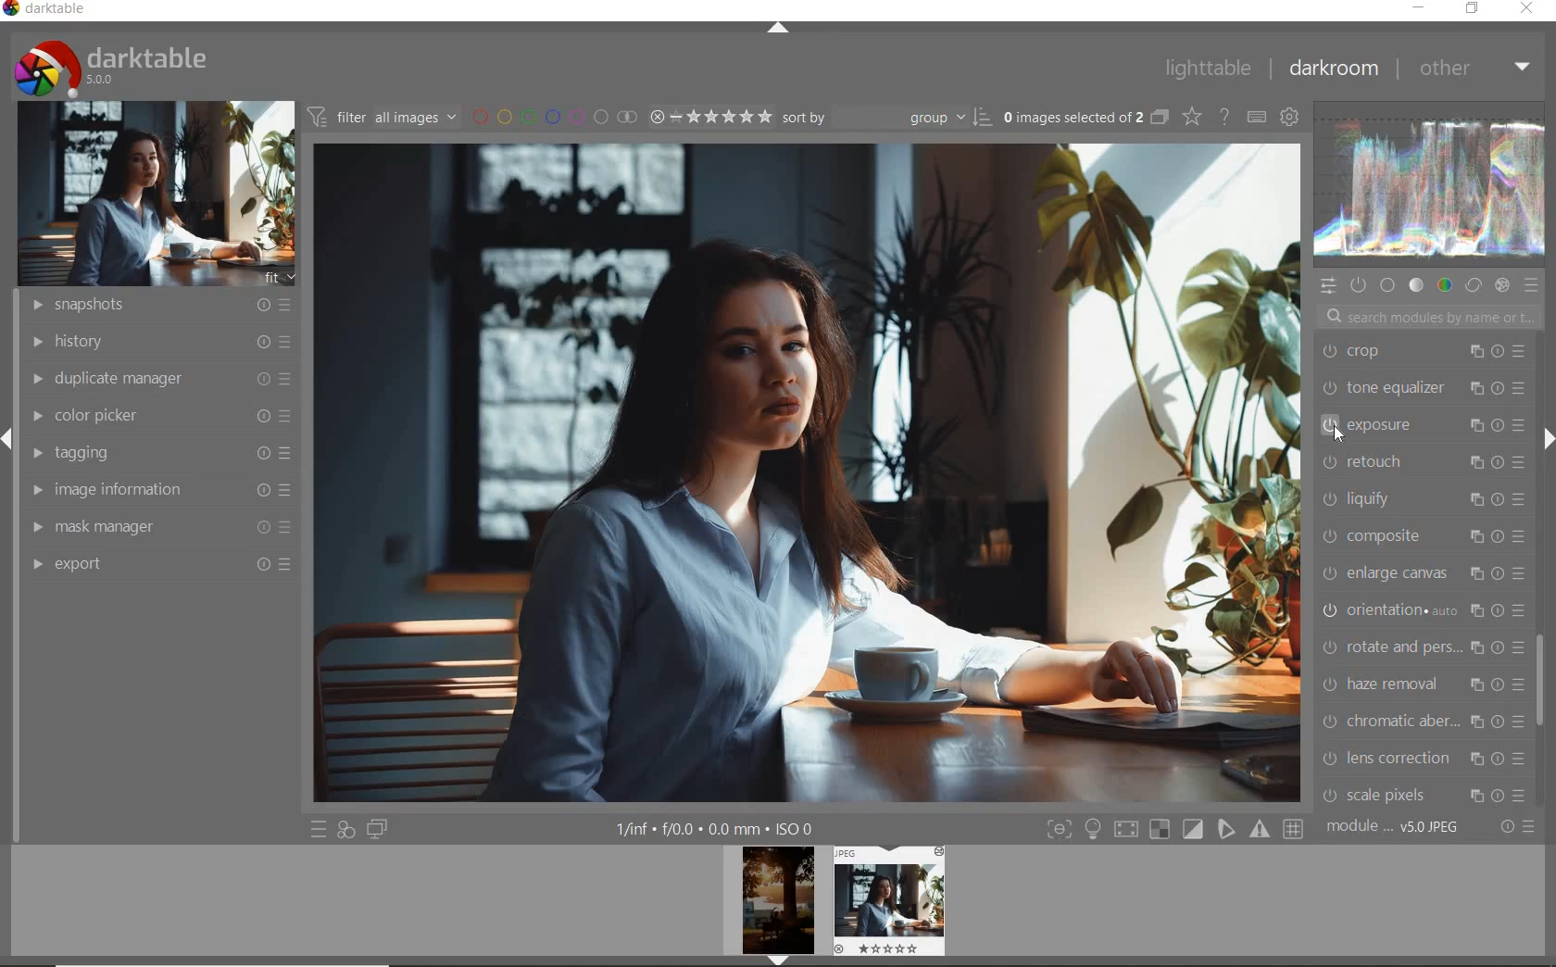 The image size is (1556, 967). I want to click on SELECTED IMAGES, so click(1070, 118).